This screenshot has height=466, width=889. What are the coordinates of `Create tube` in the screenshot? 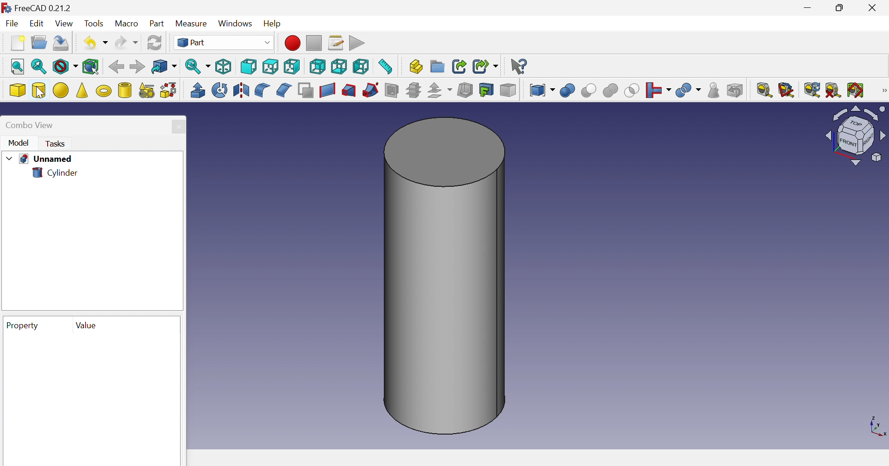 It's located at (125, 90).